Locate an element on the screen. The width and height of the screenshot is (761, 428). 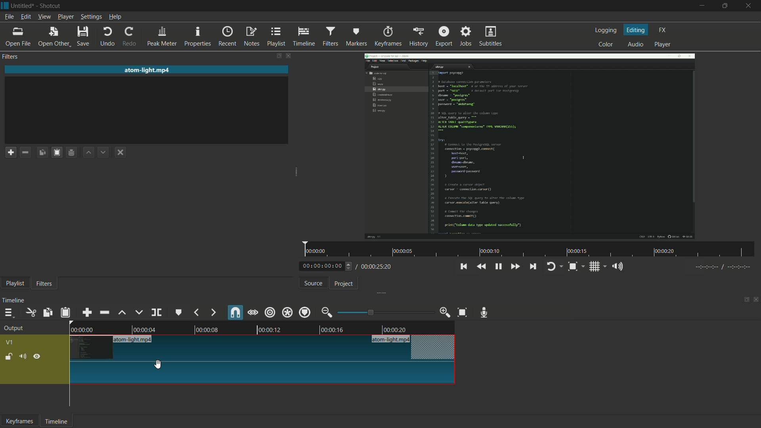
total time is located at coordinates (375, 267).